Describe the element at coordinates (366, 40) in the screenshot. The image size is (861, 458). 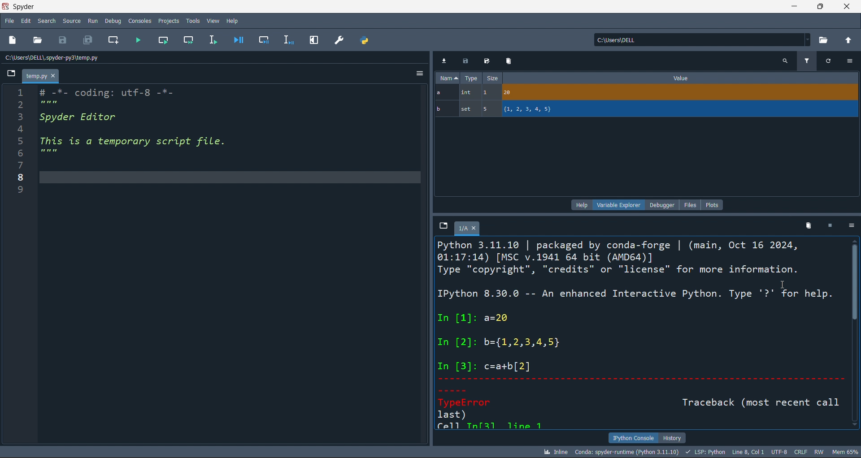
I see `python path manager` at that location.